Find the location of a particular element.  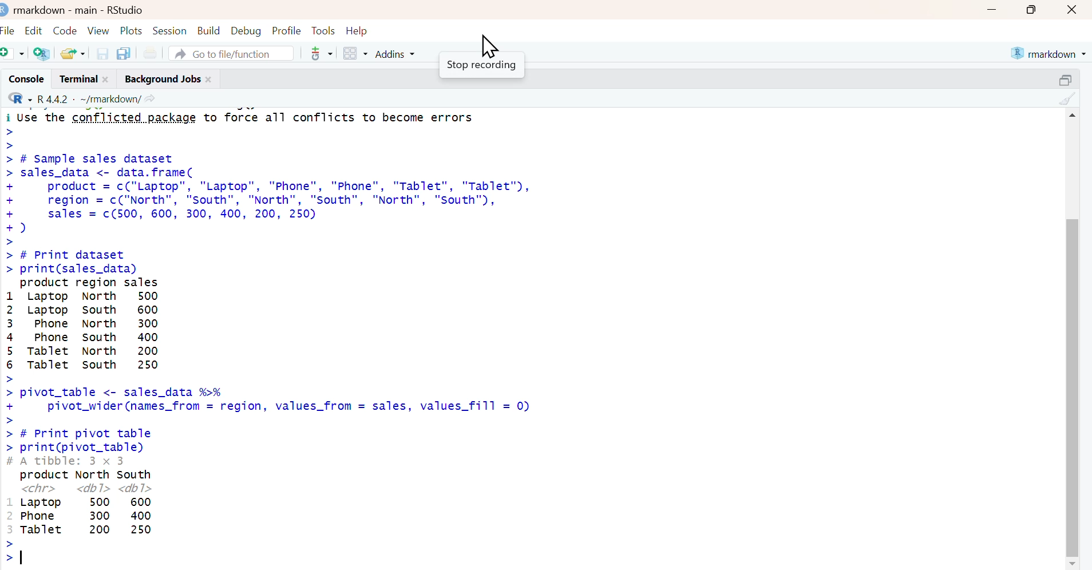

new file is located at coordinates (14, 53).